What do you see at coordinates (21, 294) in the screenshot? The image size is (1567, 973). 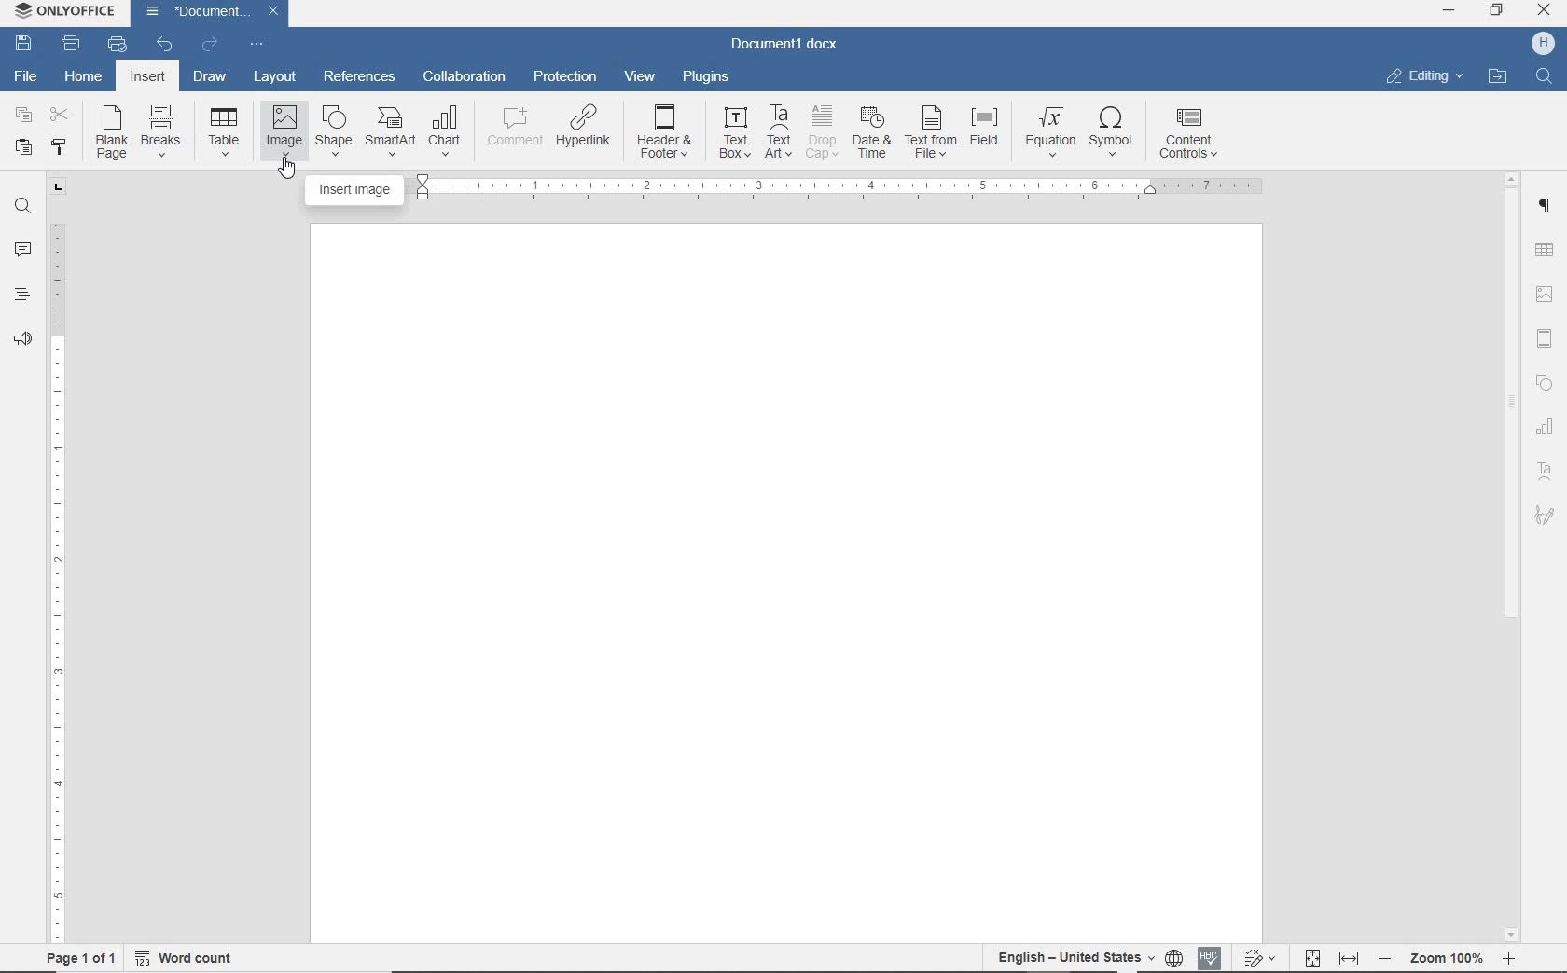 I see `headings` at bounding box center [21, 294].